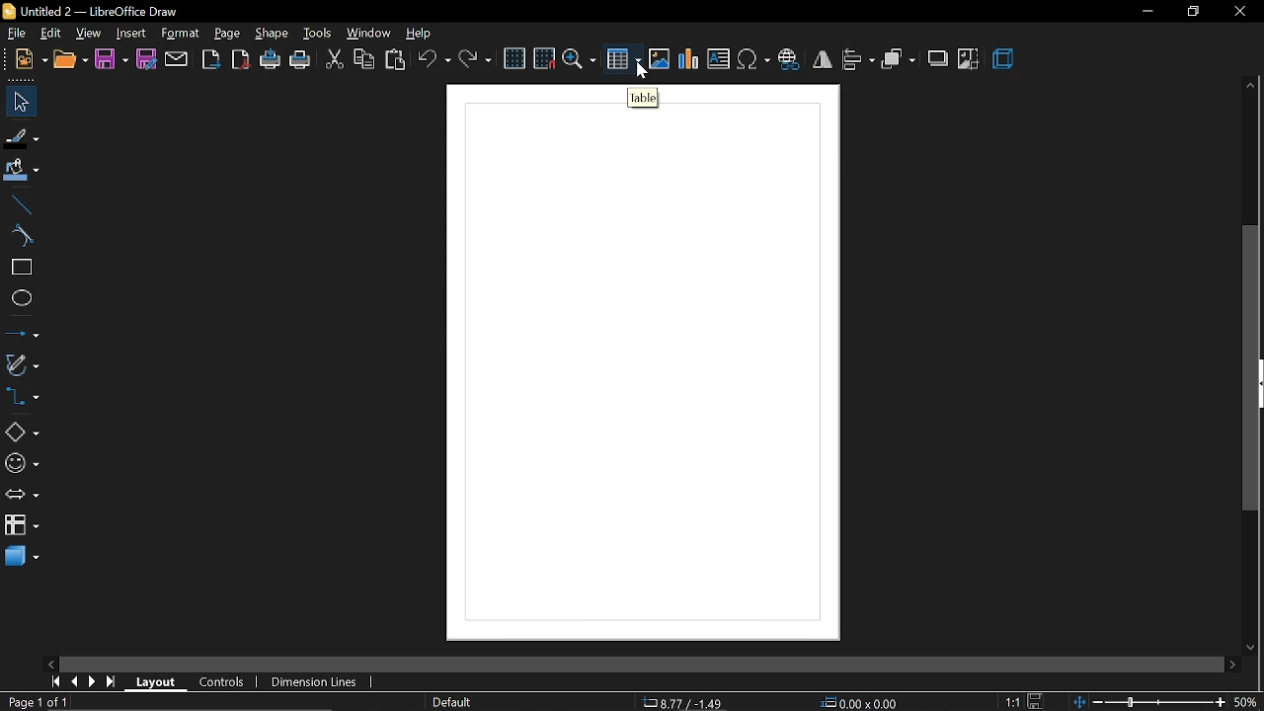  I want to click on curve, so click(22, 236).